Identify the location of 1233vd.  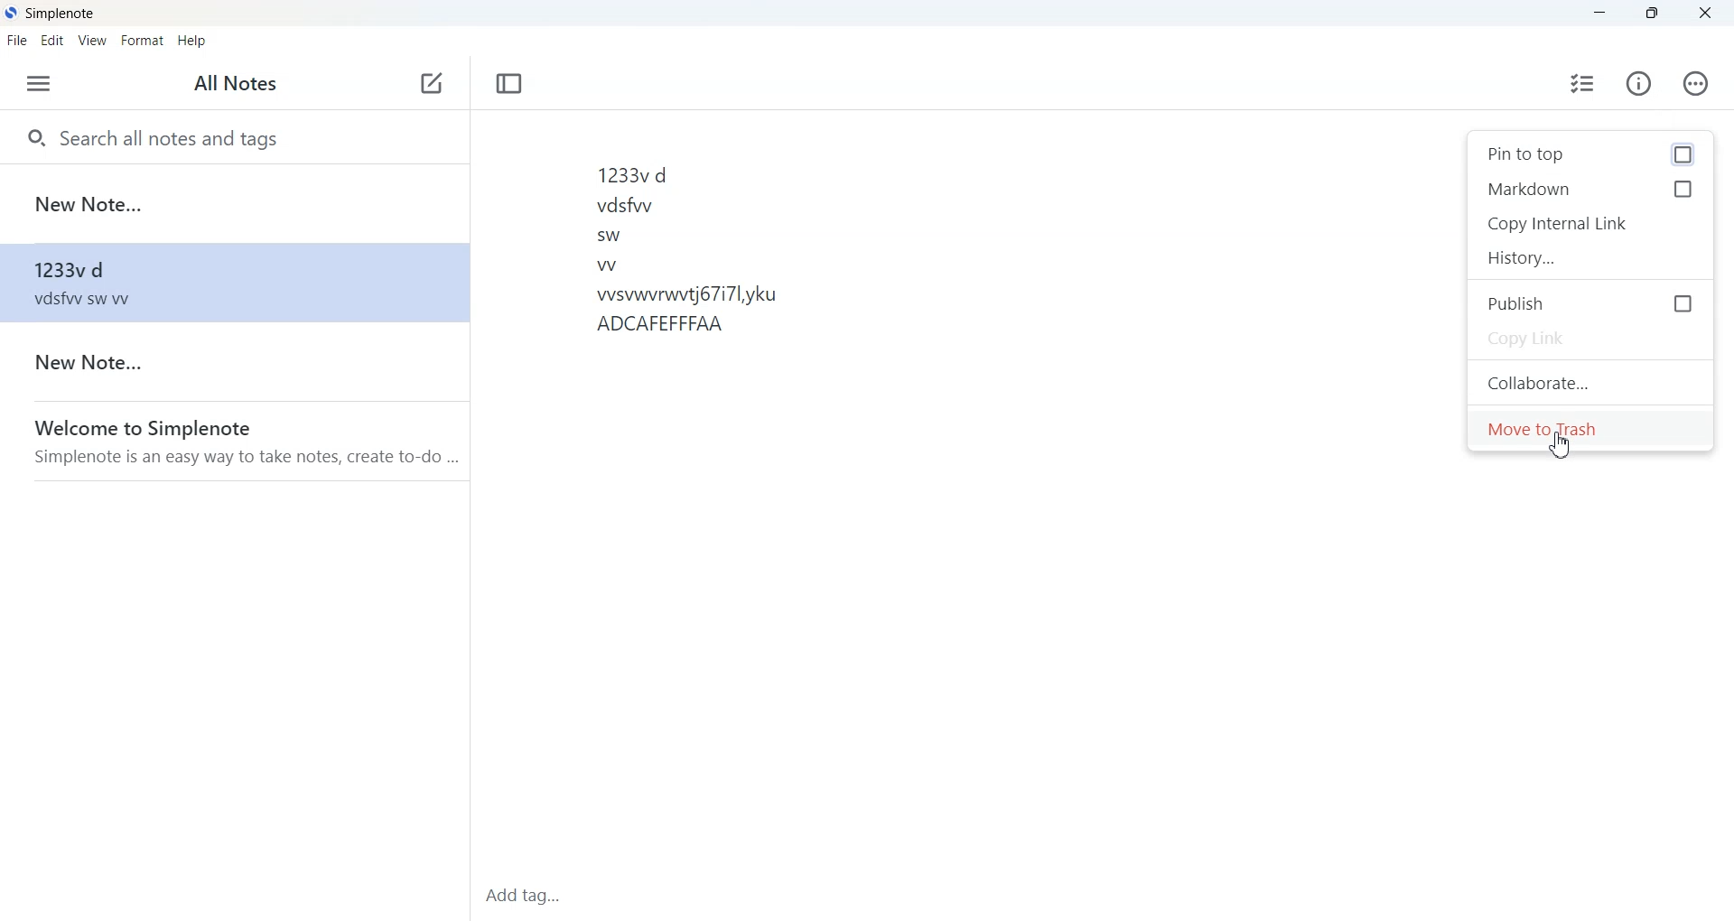
(233, 283).